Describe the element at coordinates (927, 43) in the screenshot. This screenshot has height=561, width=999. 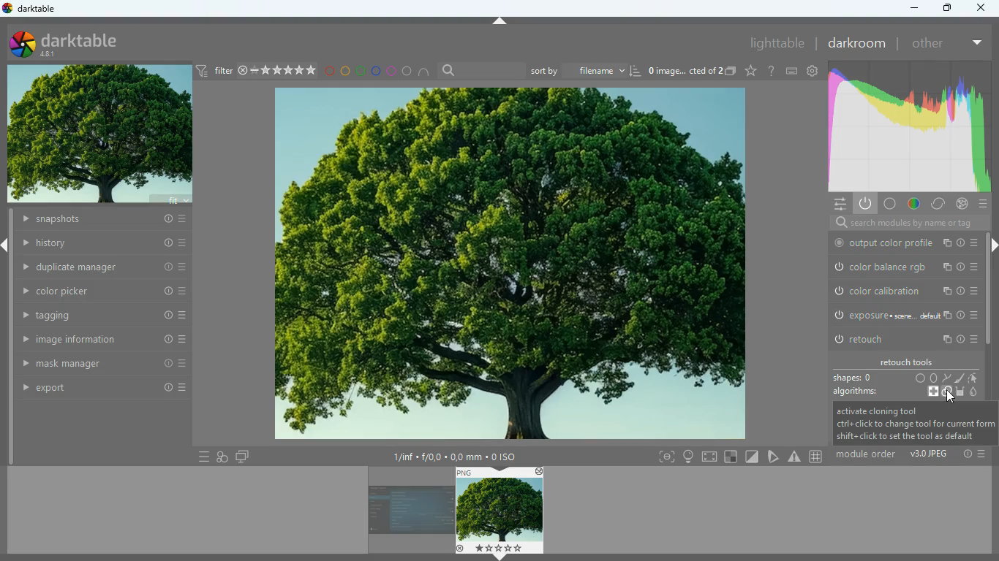
I see `other` at that location.